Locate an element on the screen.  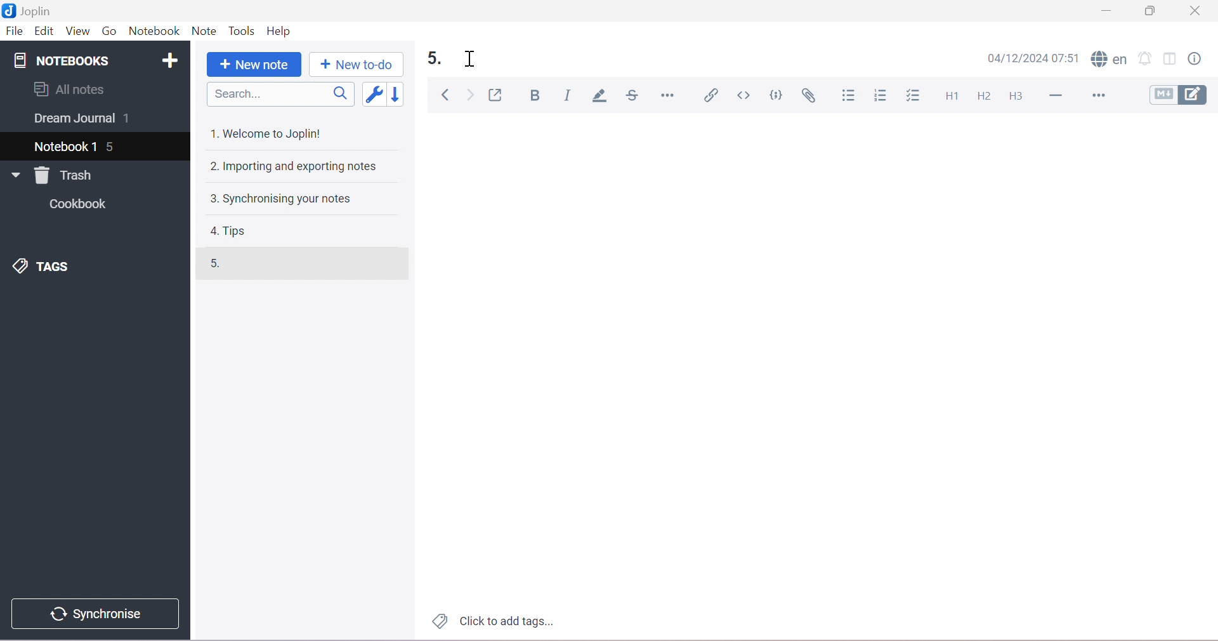
Attach file is located at coordinates (811, 97).